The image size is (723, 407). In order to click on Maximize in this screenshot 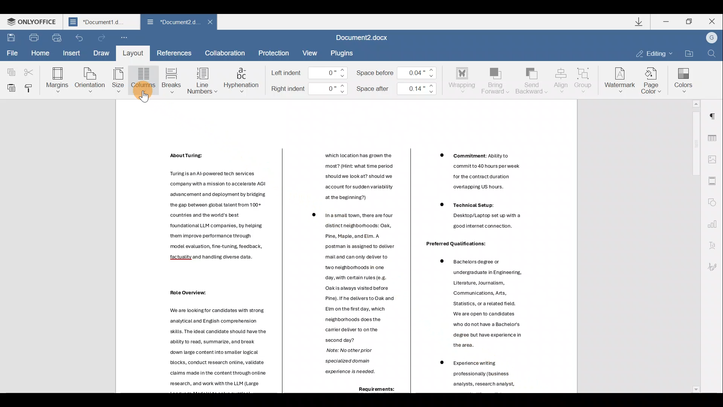, I will do `click(690, 21)`.